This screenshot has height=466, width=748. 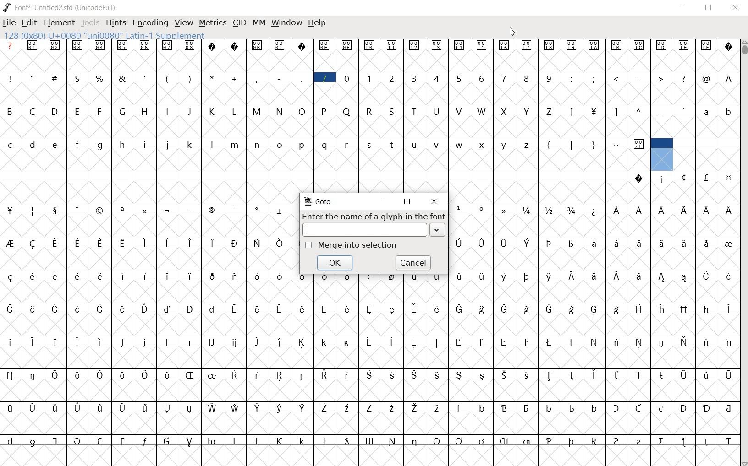 I want to click on Symbol, so click(x=393, y=308).